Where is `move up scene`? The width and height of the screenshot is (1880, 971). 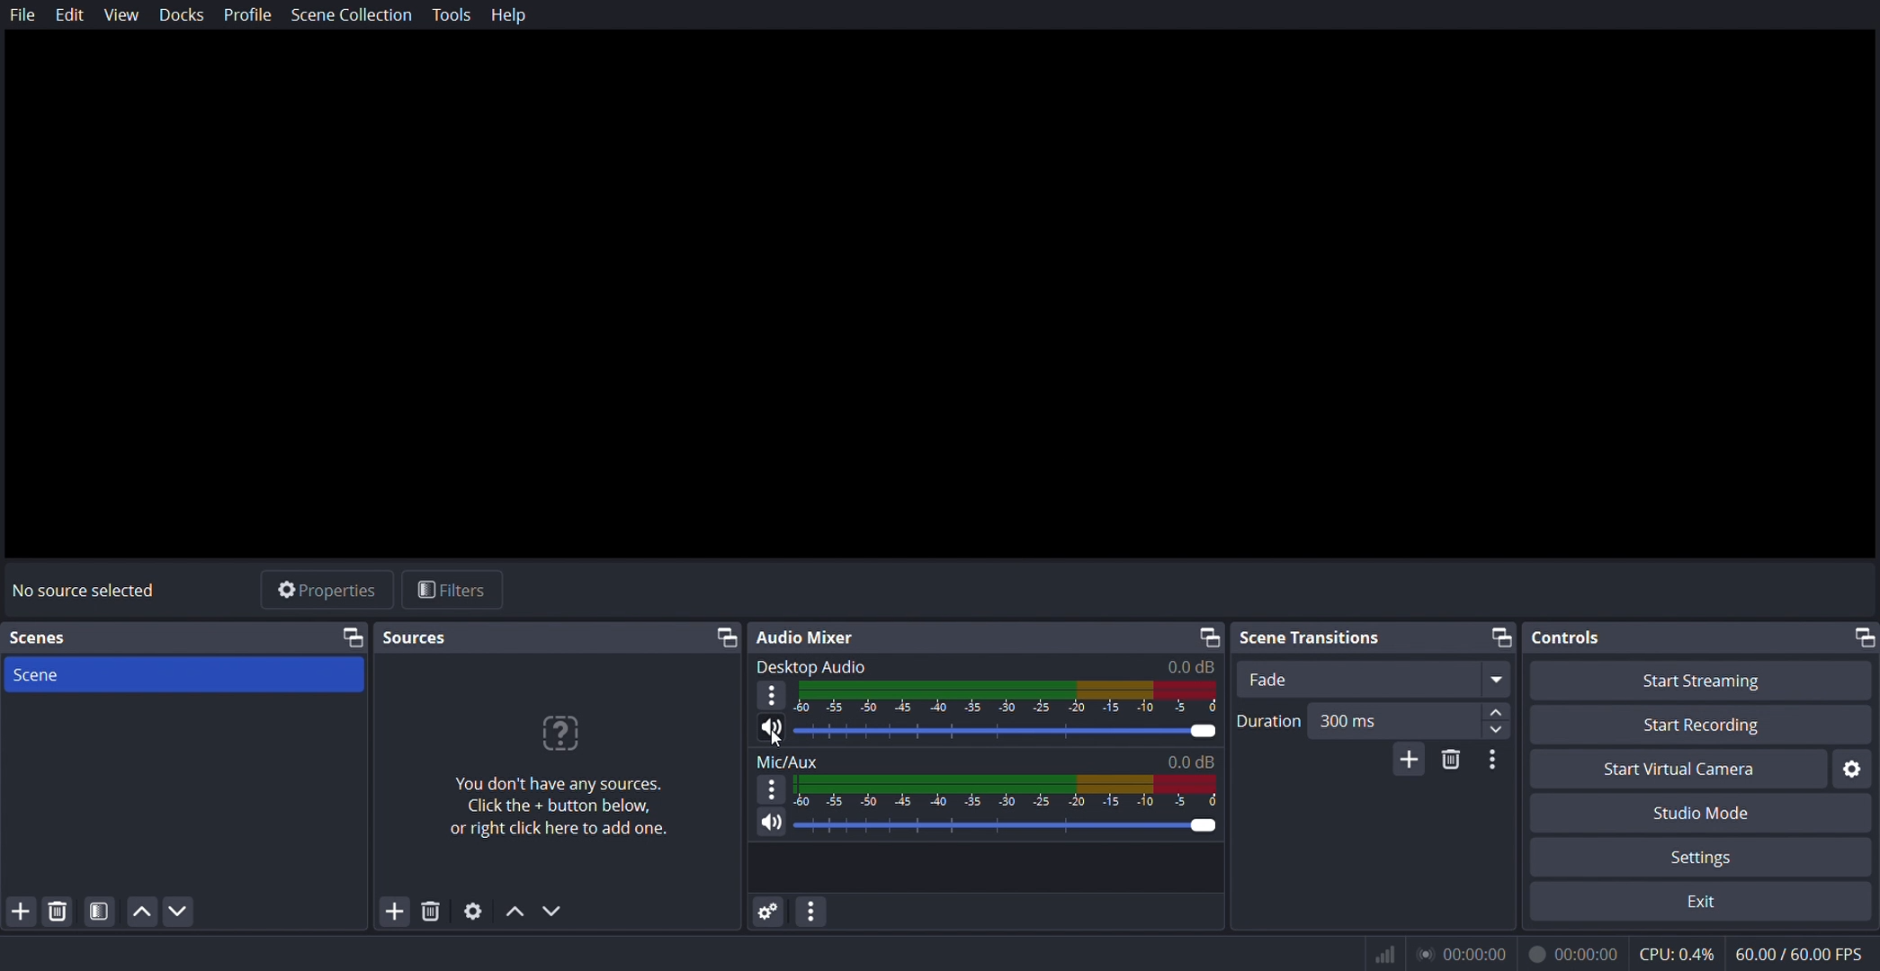 move up scene is located at coordinates (142, 911).